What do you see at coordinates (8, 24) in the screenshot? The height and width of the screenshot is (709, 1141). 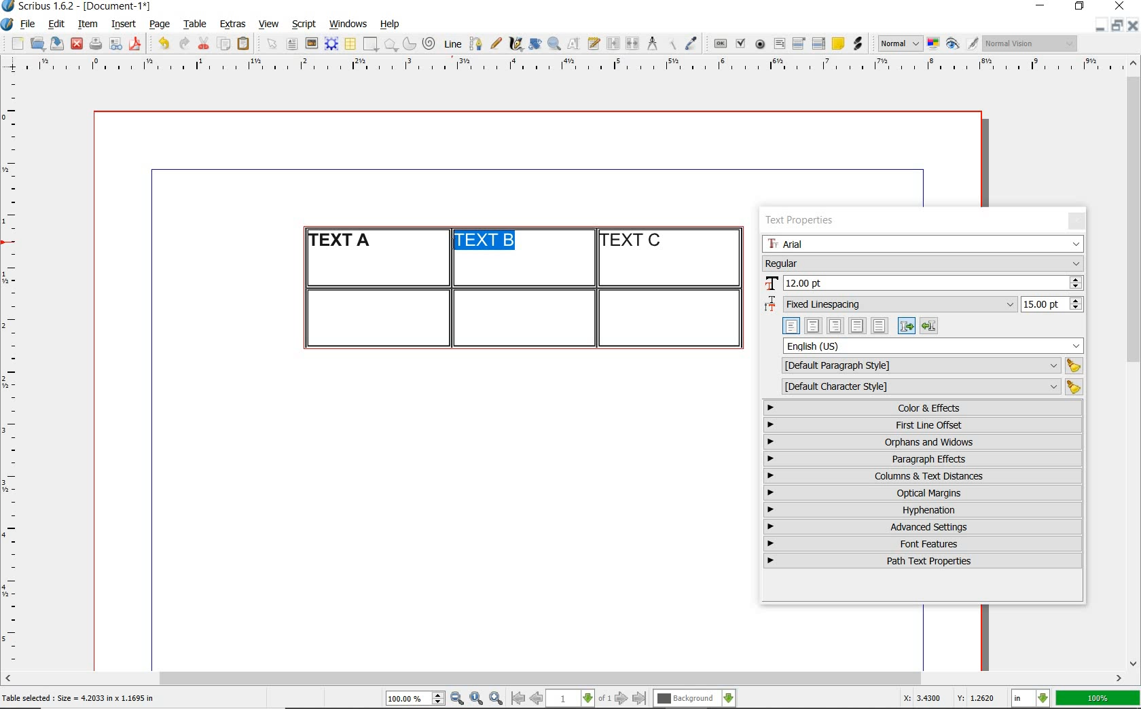 I see `system logo` at bounding box center [8, 24].